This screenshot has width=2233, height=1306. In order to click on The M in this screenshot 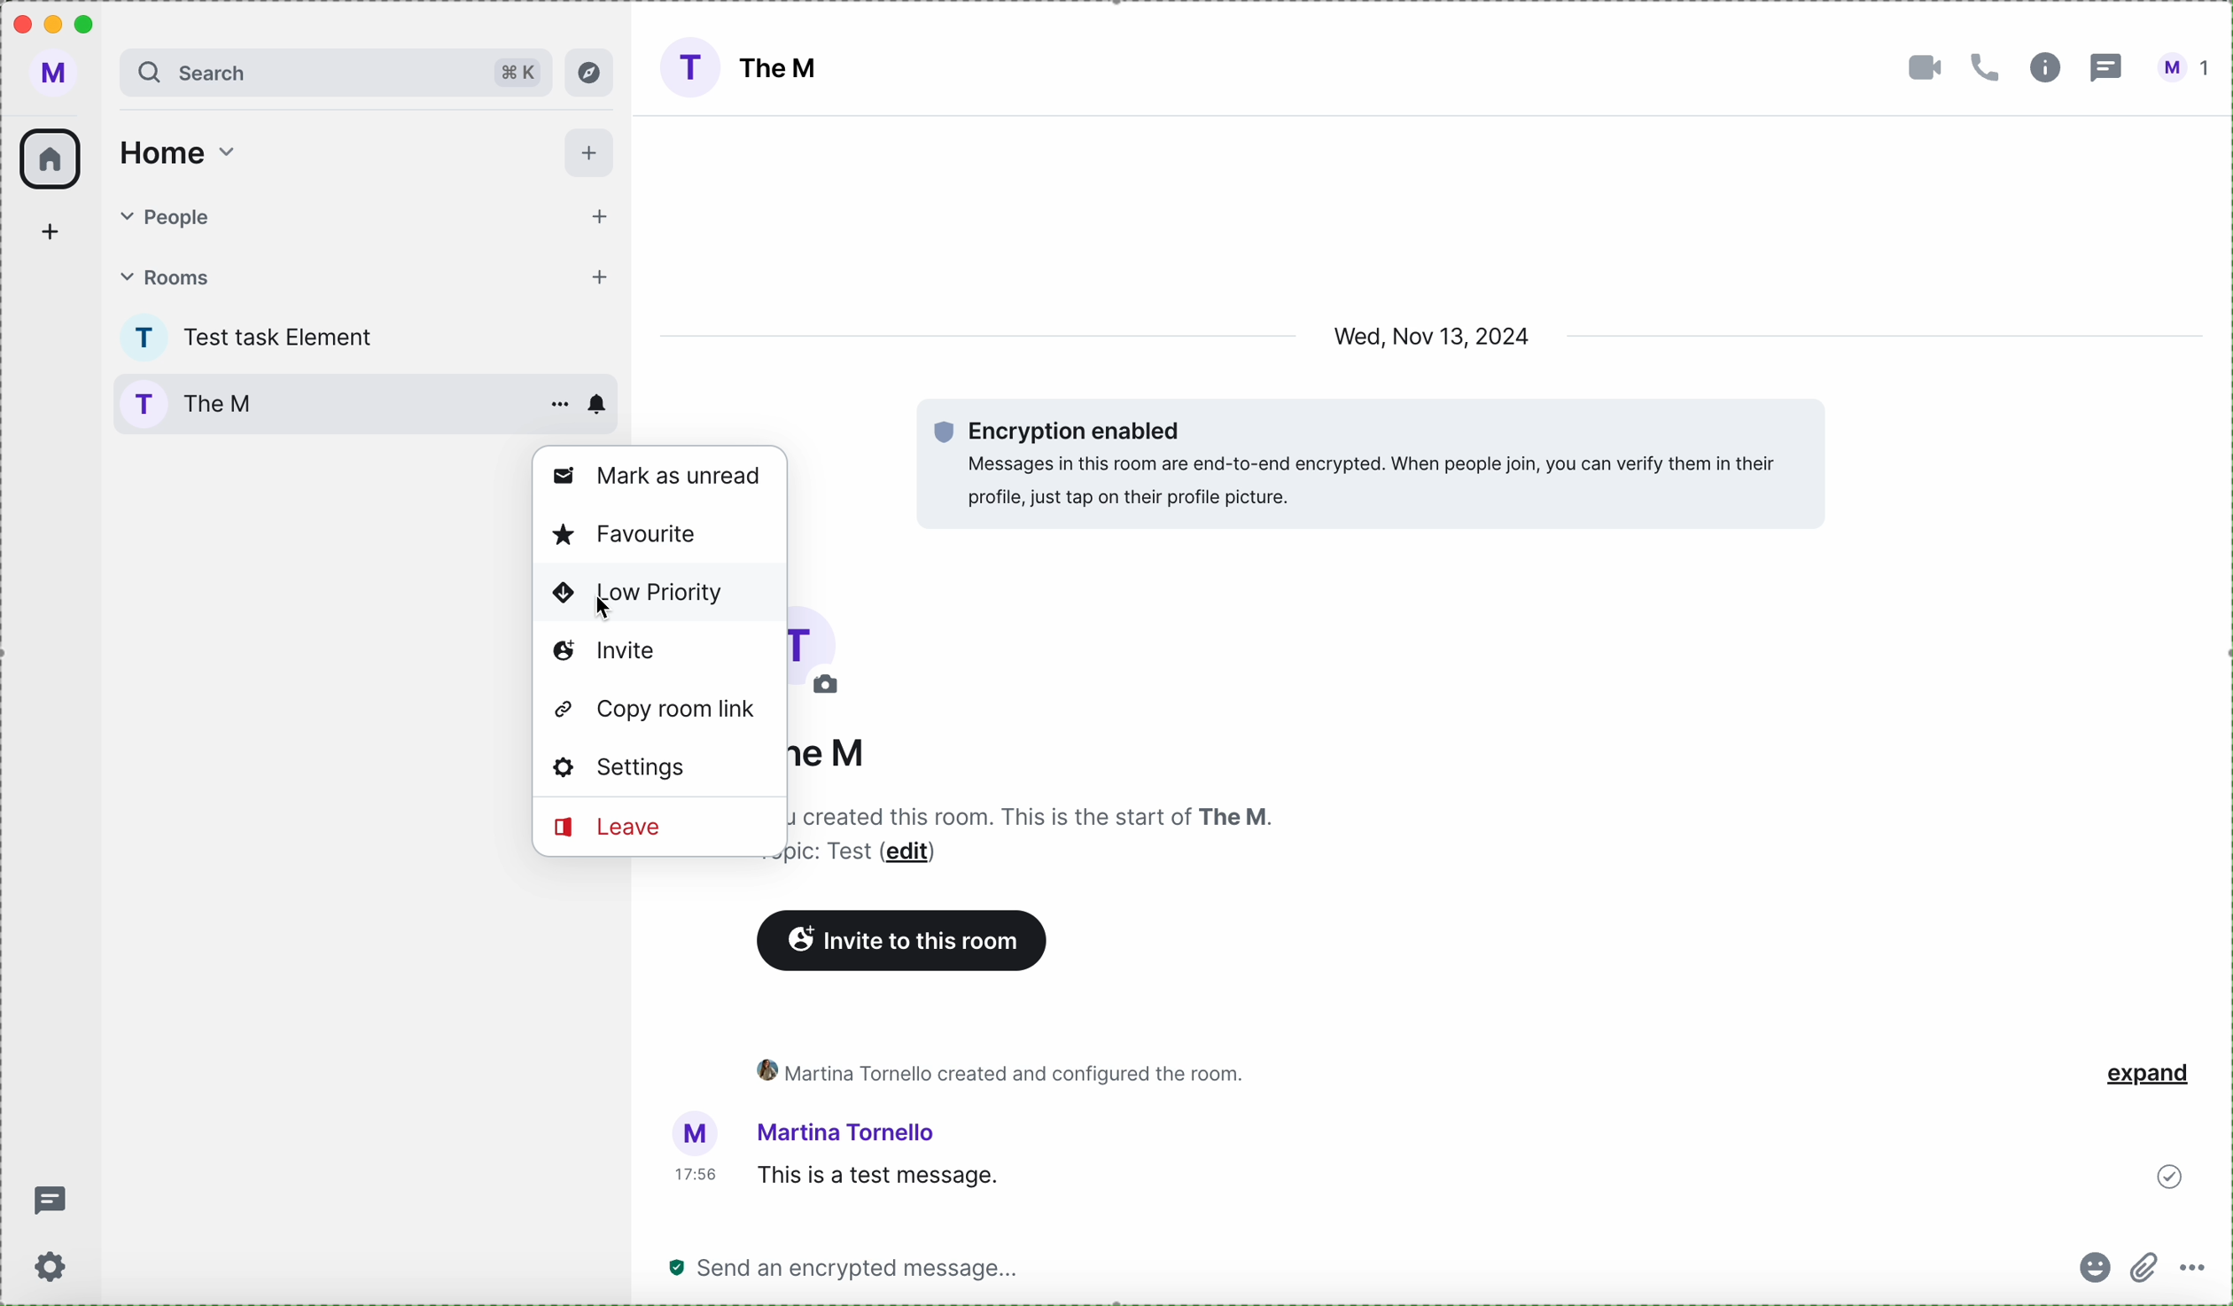, I will do `click(782, 69)`.